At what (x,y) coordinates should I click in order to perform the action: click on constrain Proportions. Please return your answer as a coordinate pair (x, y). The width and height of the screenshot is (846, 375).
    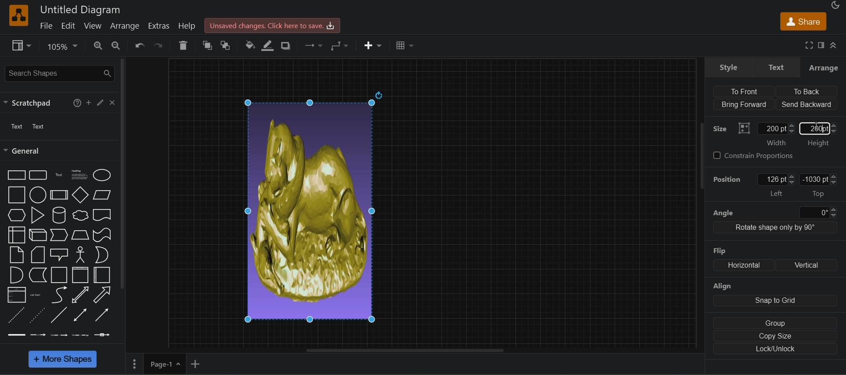
    Looking at the image, I should click on (757, 156).